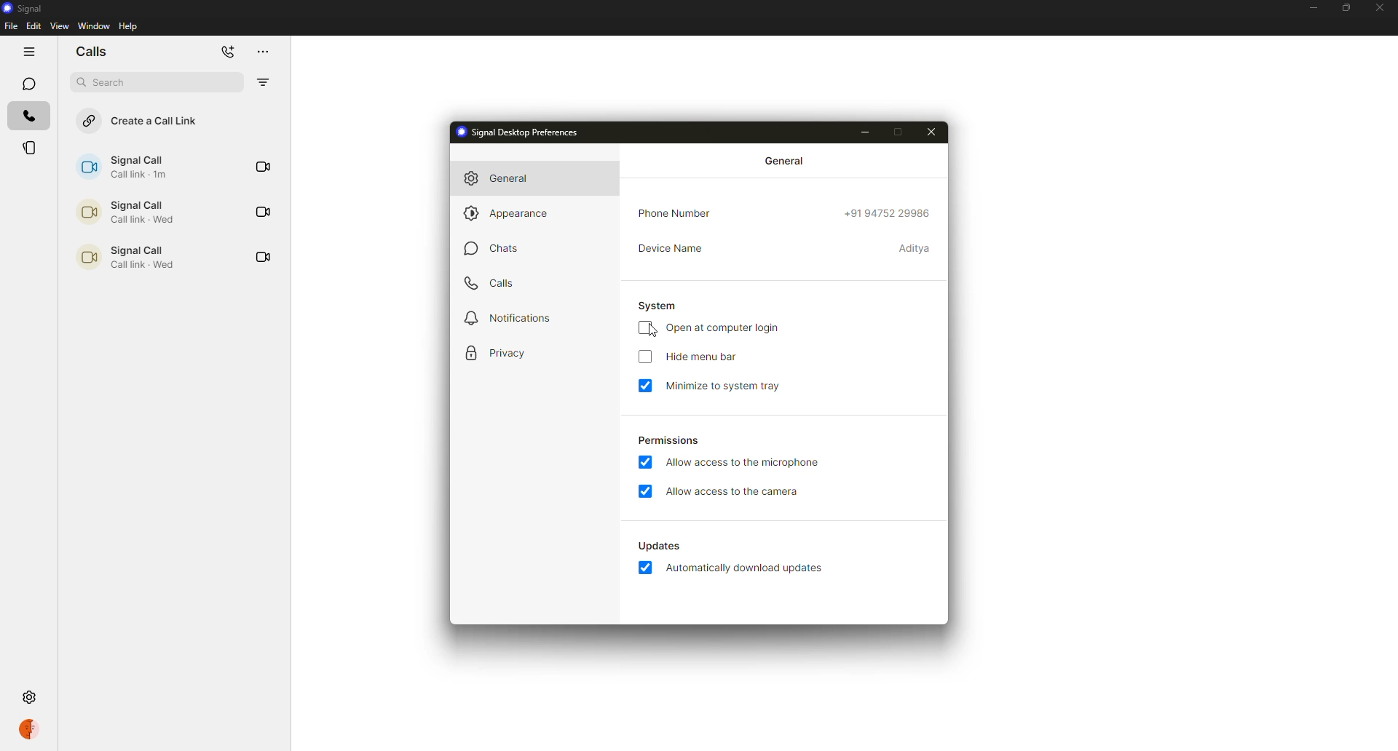 The image size is (1398, 751). I want to click on disabled, so click(647, 327).